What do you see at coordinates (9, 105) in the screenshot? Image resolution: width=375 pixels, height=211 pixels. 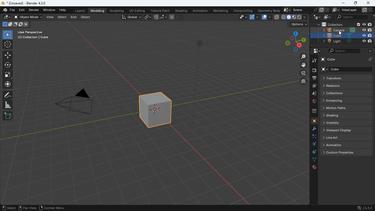 I see `angle` at bounding box center [9, 105].